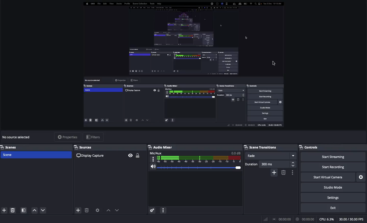 This screenshot has height=223, width=367. Describe the element at coordinates (4, 210) in the screenshot. I see `Add` at that location.